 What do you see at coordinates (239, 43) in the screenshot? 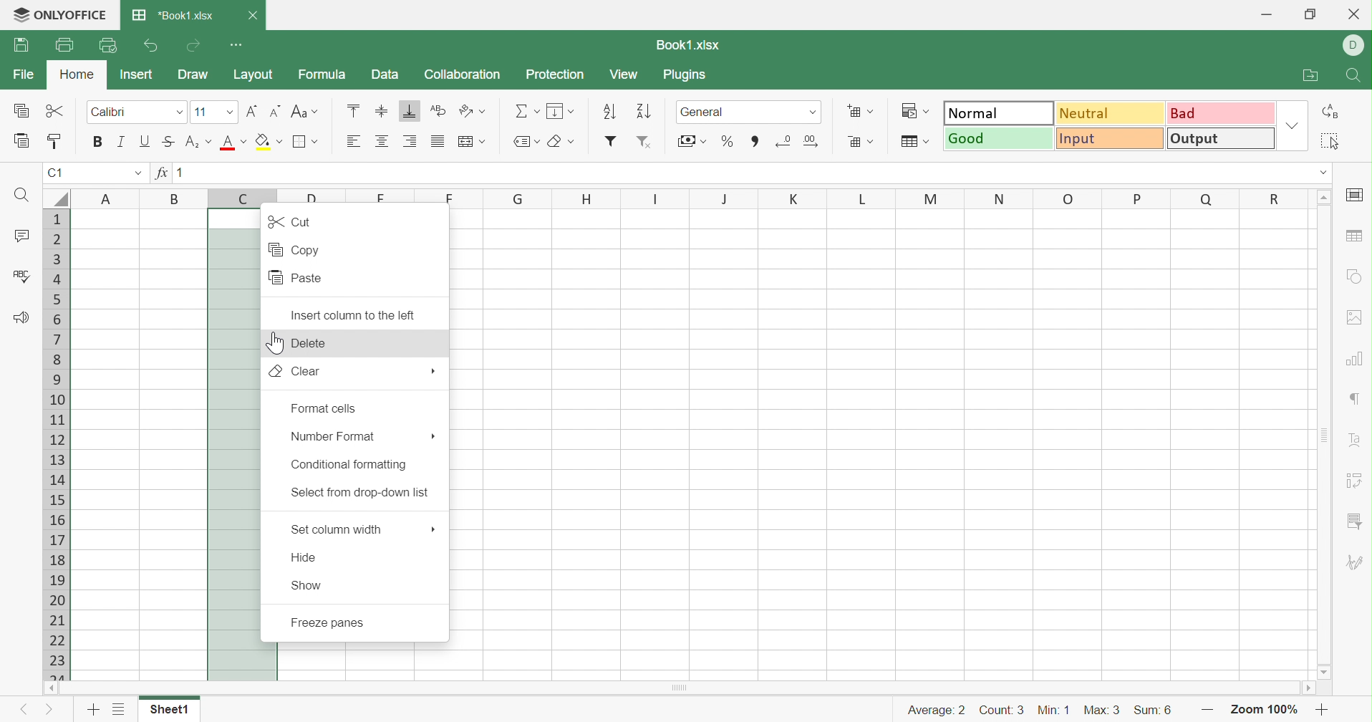
I see `Customize Quick Access Toolbar` at bounding box center [239, 43].